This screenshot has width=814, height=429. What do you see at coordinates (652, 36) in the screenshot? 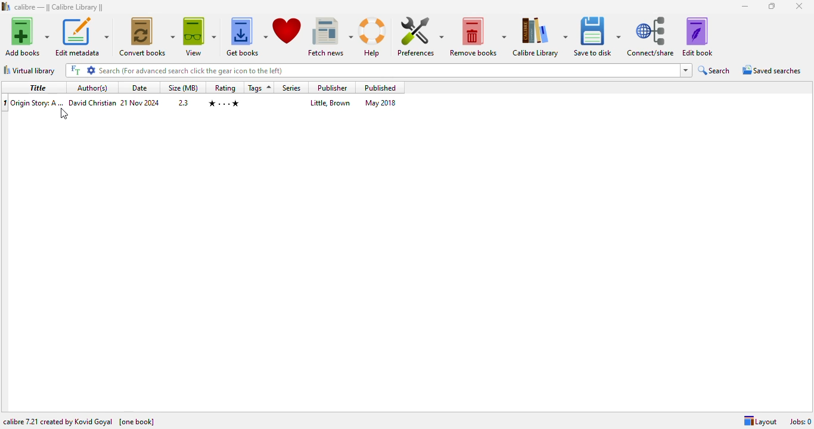
I see `connect/share` at bounding box center [652, 36].